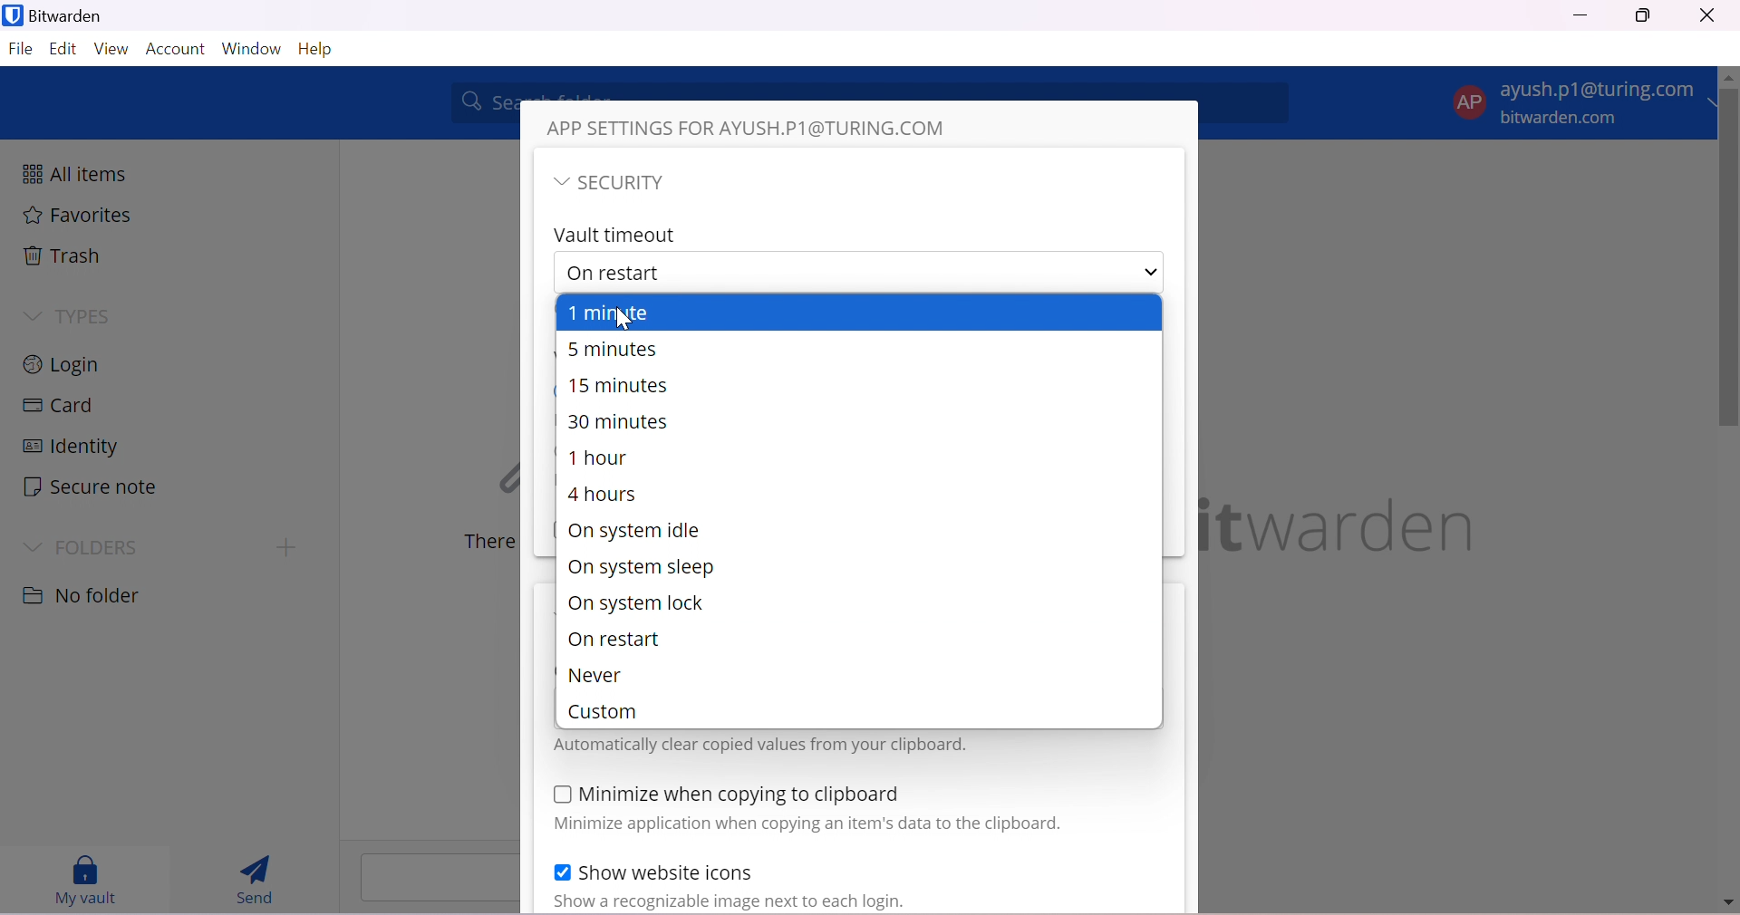  Describe the element at coordinates (90, 318) in the screenshot. I see `TYPES` at that location.